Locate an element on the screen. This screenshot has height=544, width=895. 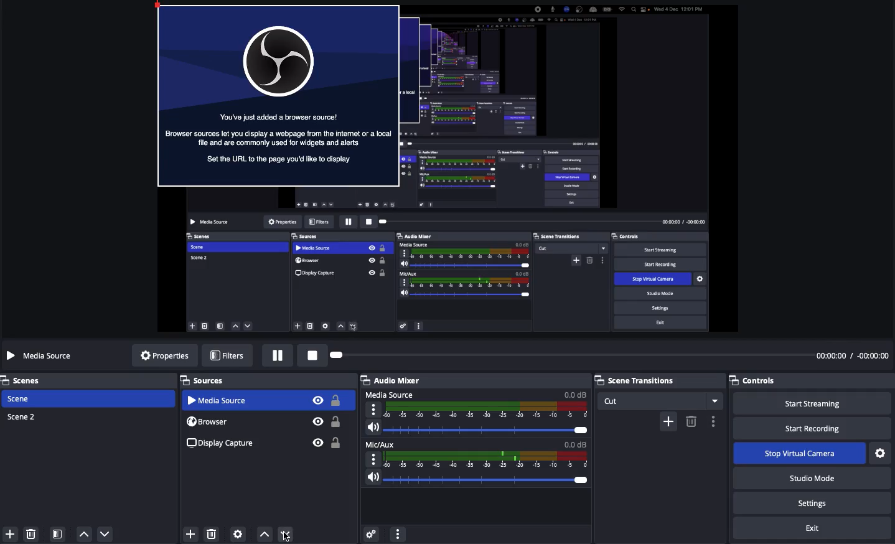
Unlock is located at coordinates (338, 422).